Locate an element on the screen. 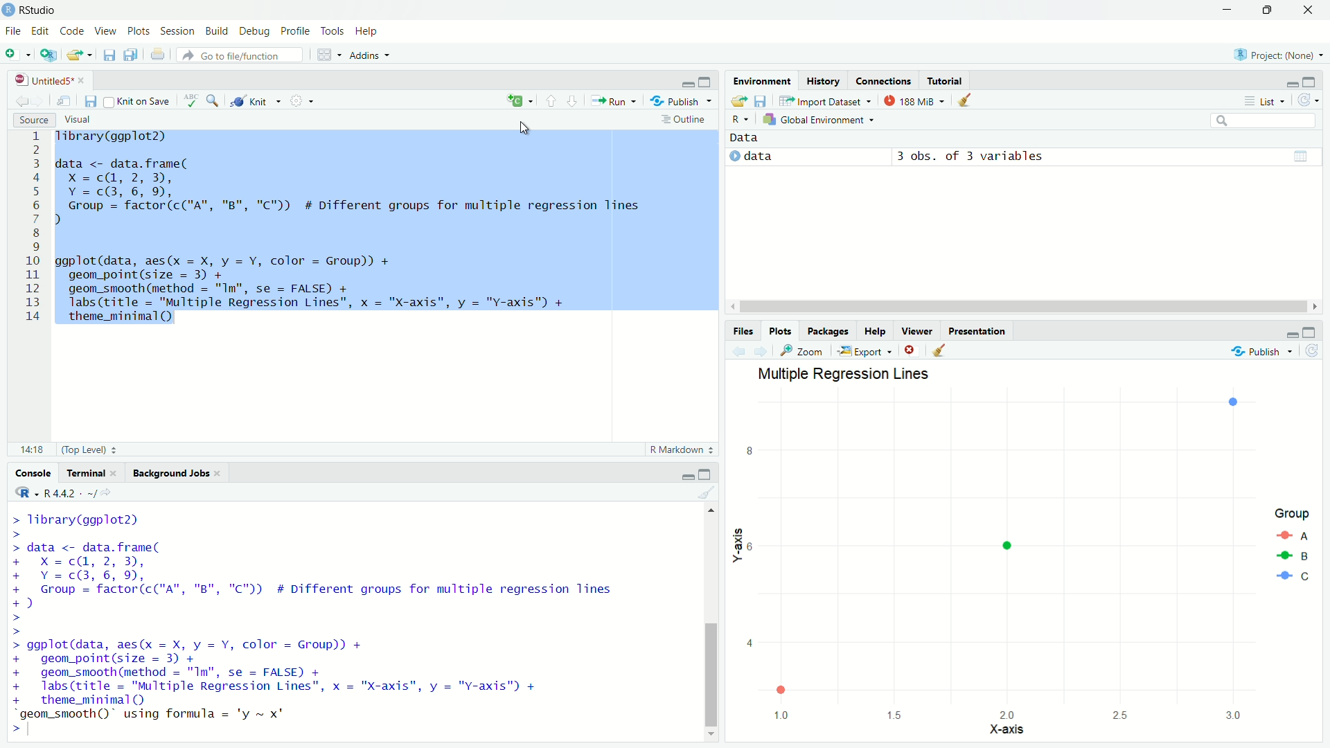 Image resolution: width=1330 pixels, height=748 pixels. upward is located at coordinates (549, 100).